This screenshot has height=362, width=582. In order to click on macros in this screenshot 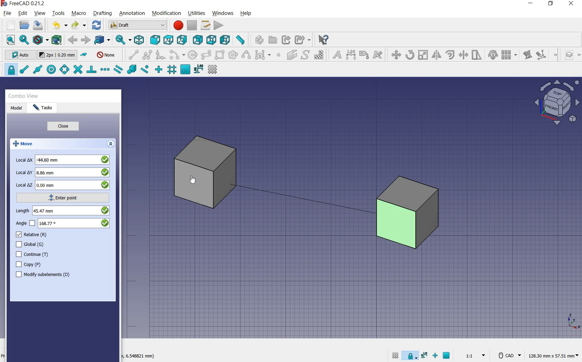, I will do `click(205, 25)`.